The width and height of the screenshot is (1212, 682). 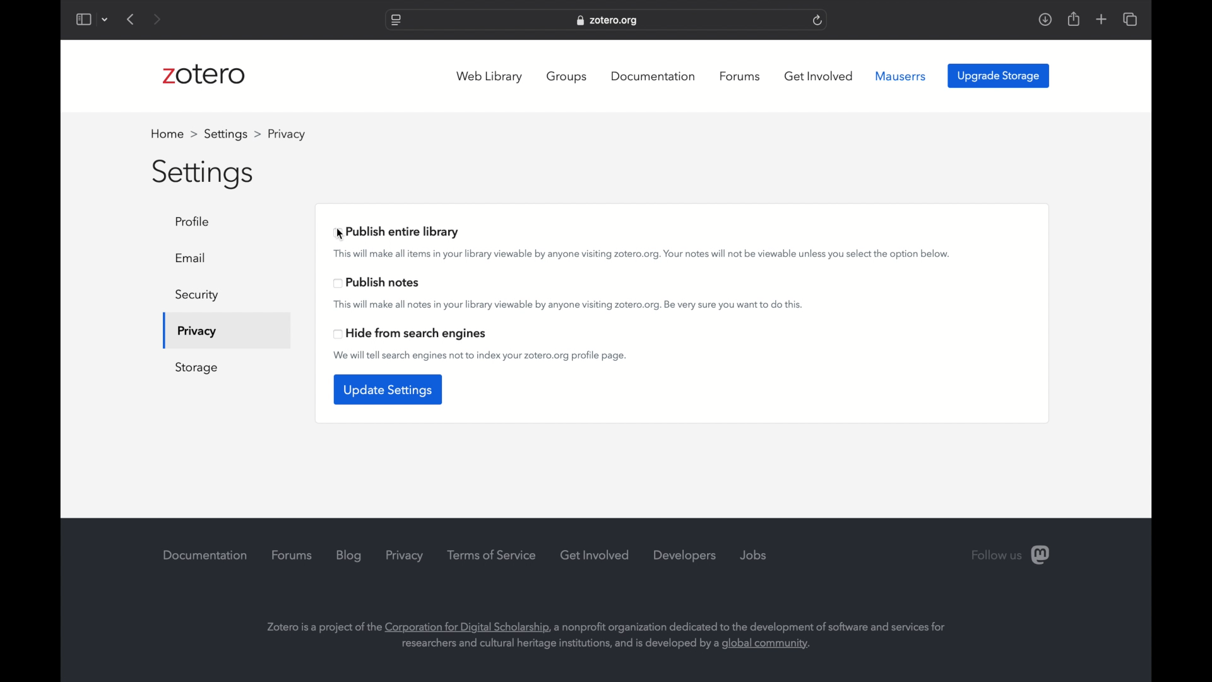 What do you see at coordinates (396, 21) in the screenshot?
I see `website settings` at bounding box center [396, 21].